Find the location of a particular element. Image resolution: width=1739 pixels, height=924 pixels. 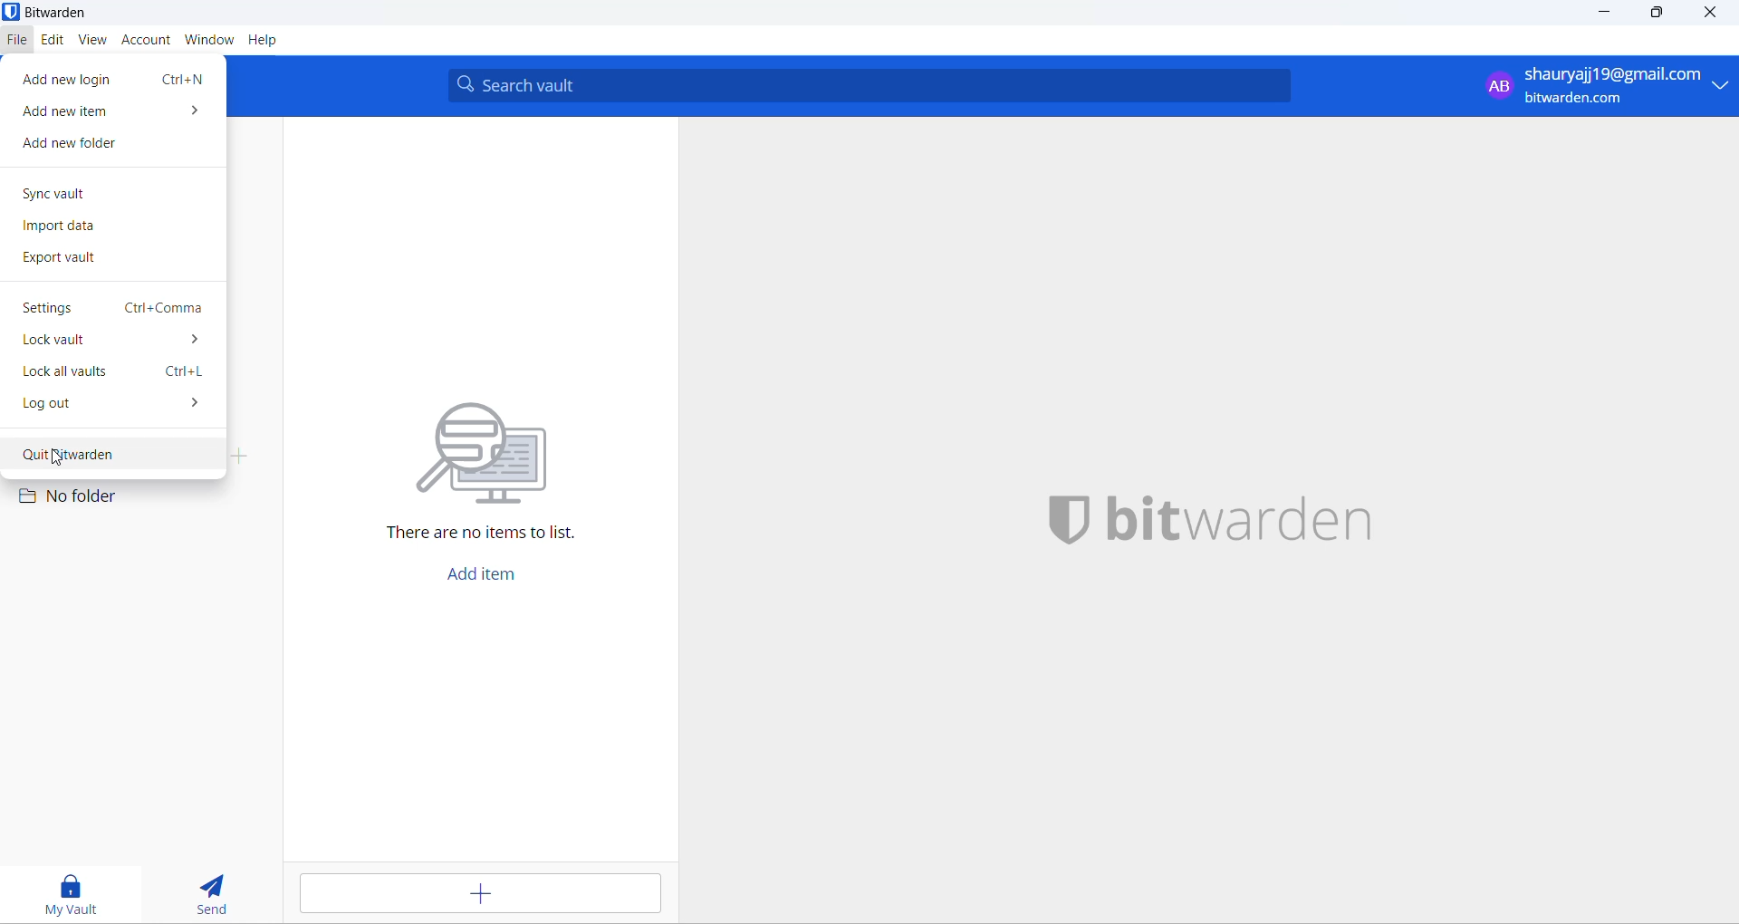

graphical illustration about looking for files is located at coordinates (493, 455).